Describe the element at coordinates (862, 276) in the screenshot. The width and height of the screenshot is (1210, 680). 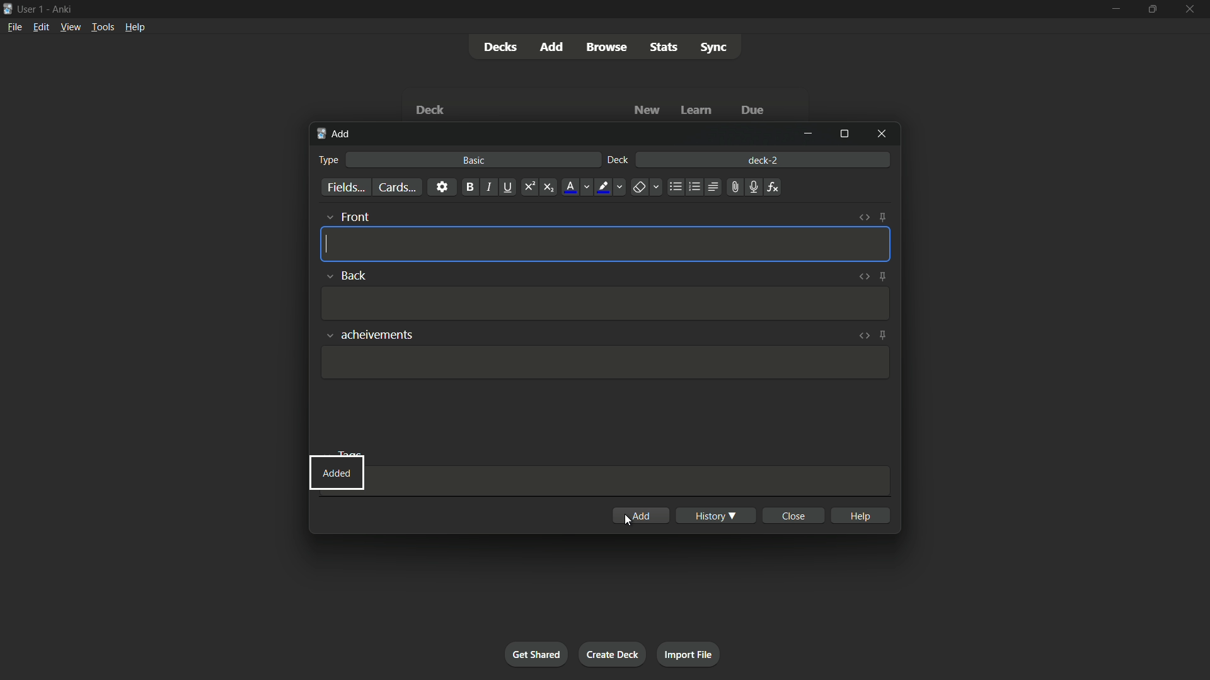
I see `toggle html editor` at that location.